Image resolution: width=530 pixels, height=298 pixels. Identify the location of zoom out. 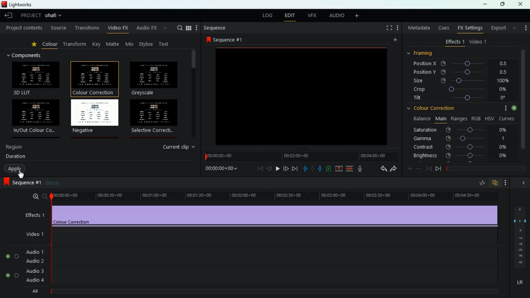
(43, 196).